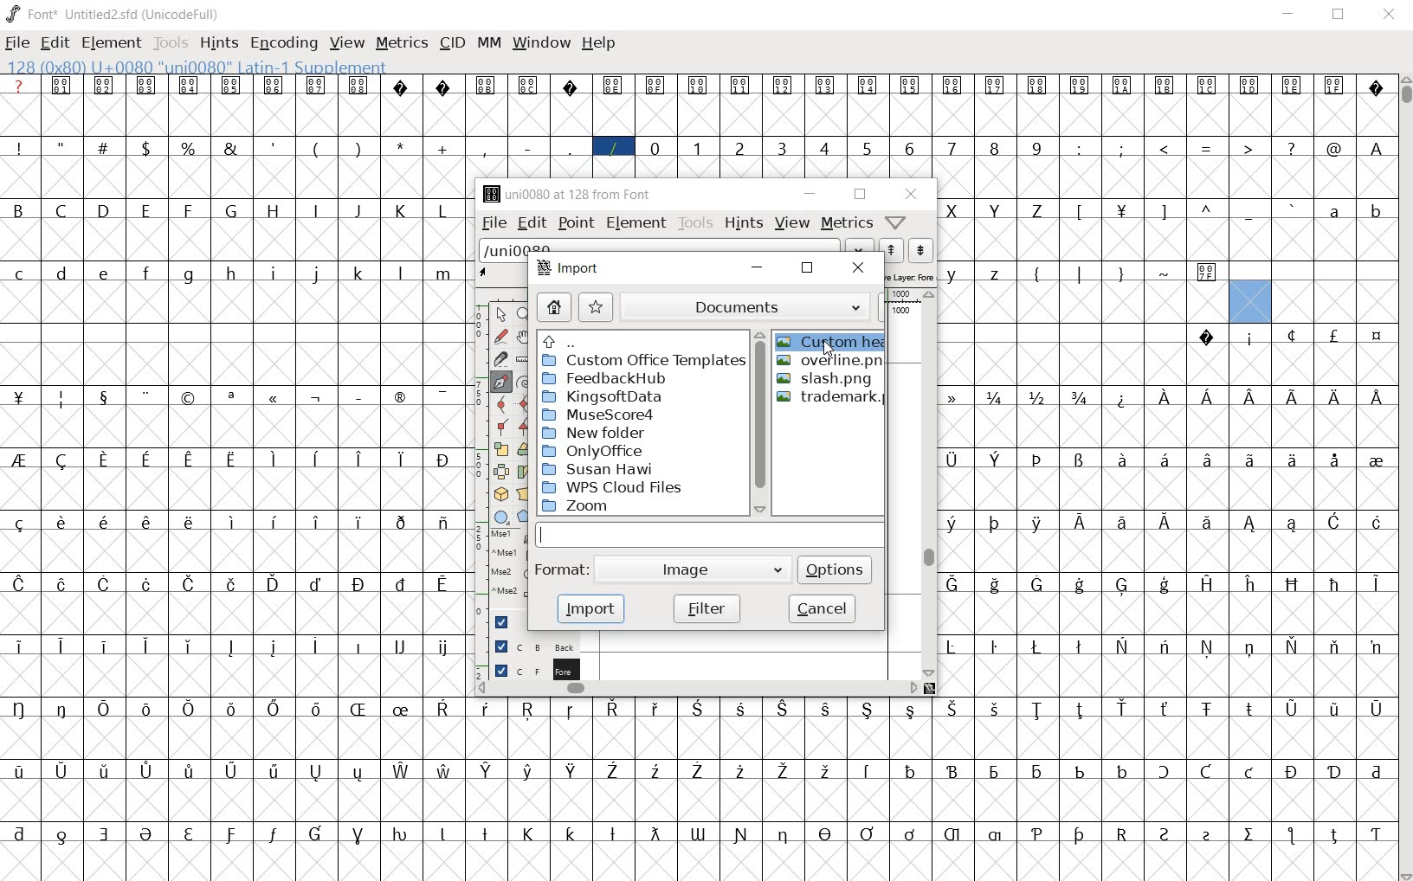 Image resolution: width=1413 pixels, height=881 pixels. What do you see at coordinates (952, 148) in the screenshot?
I see `glyph` at bounding box center [952, 148].